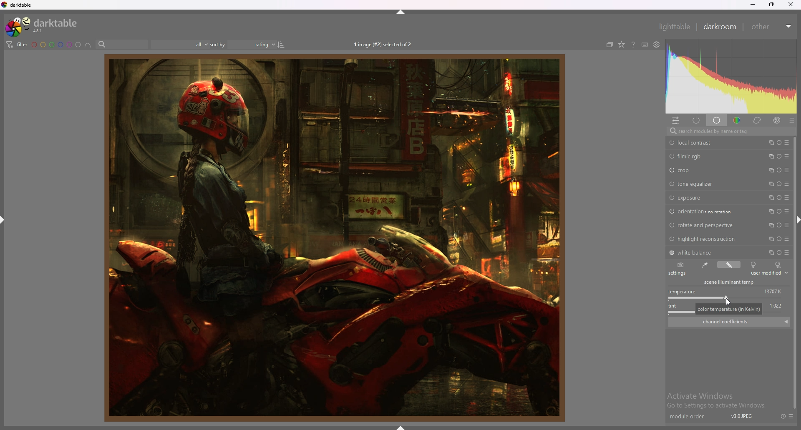 This screenshot has height=430, width=801. Describe the element at coordinates (122, 45) in the screenshot. I see `search bar` at that location.